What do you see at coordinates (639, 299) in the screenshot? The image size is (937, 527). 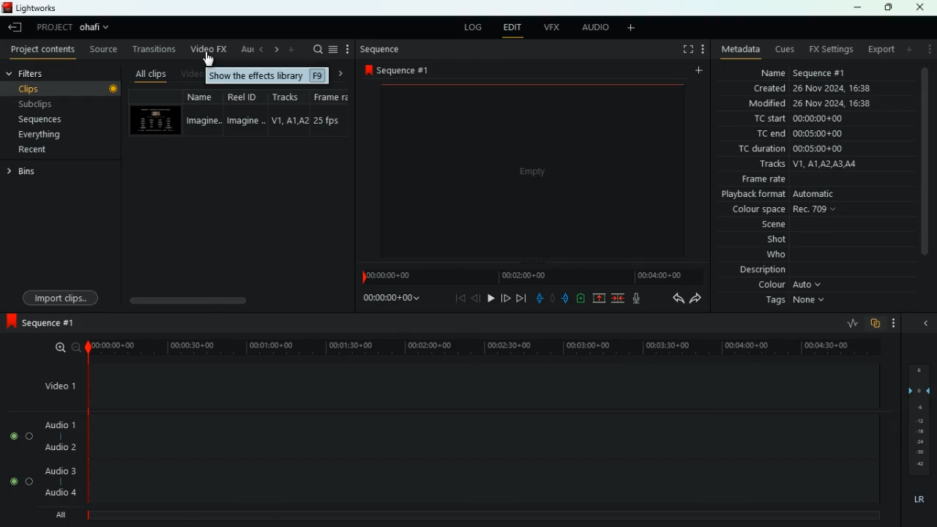 I see `mic` at bounding box center [639, 299].